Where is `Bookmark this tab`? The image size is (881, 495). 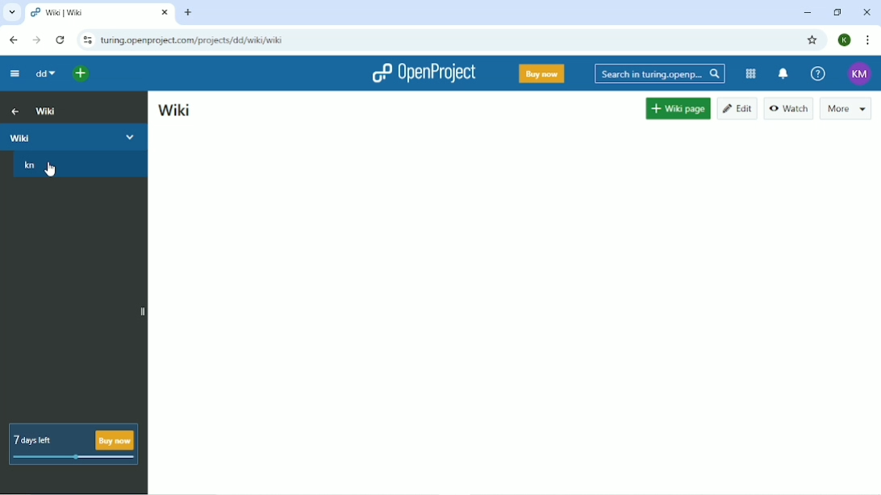 Bookmark this tab is located at coordinates (812, 40).